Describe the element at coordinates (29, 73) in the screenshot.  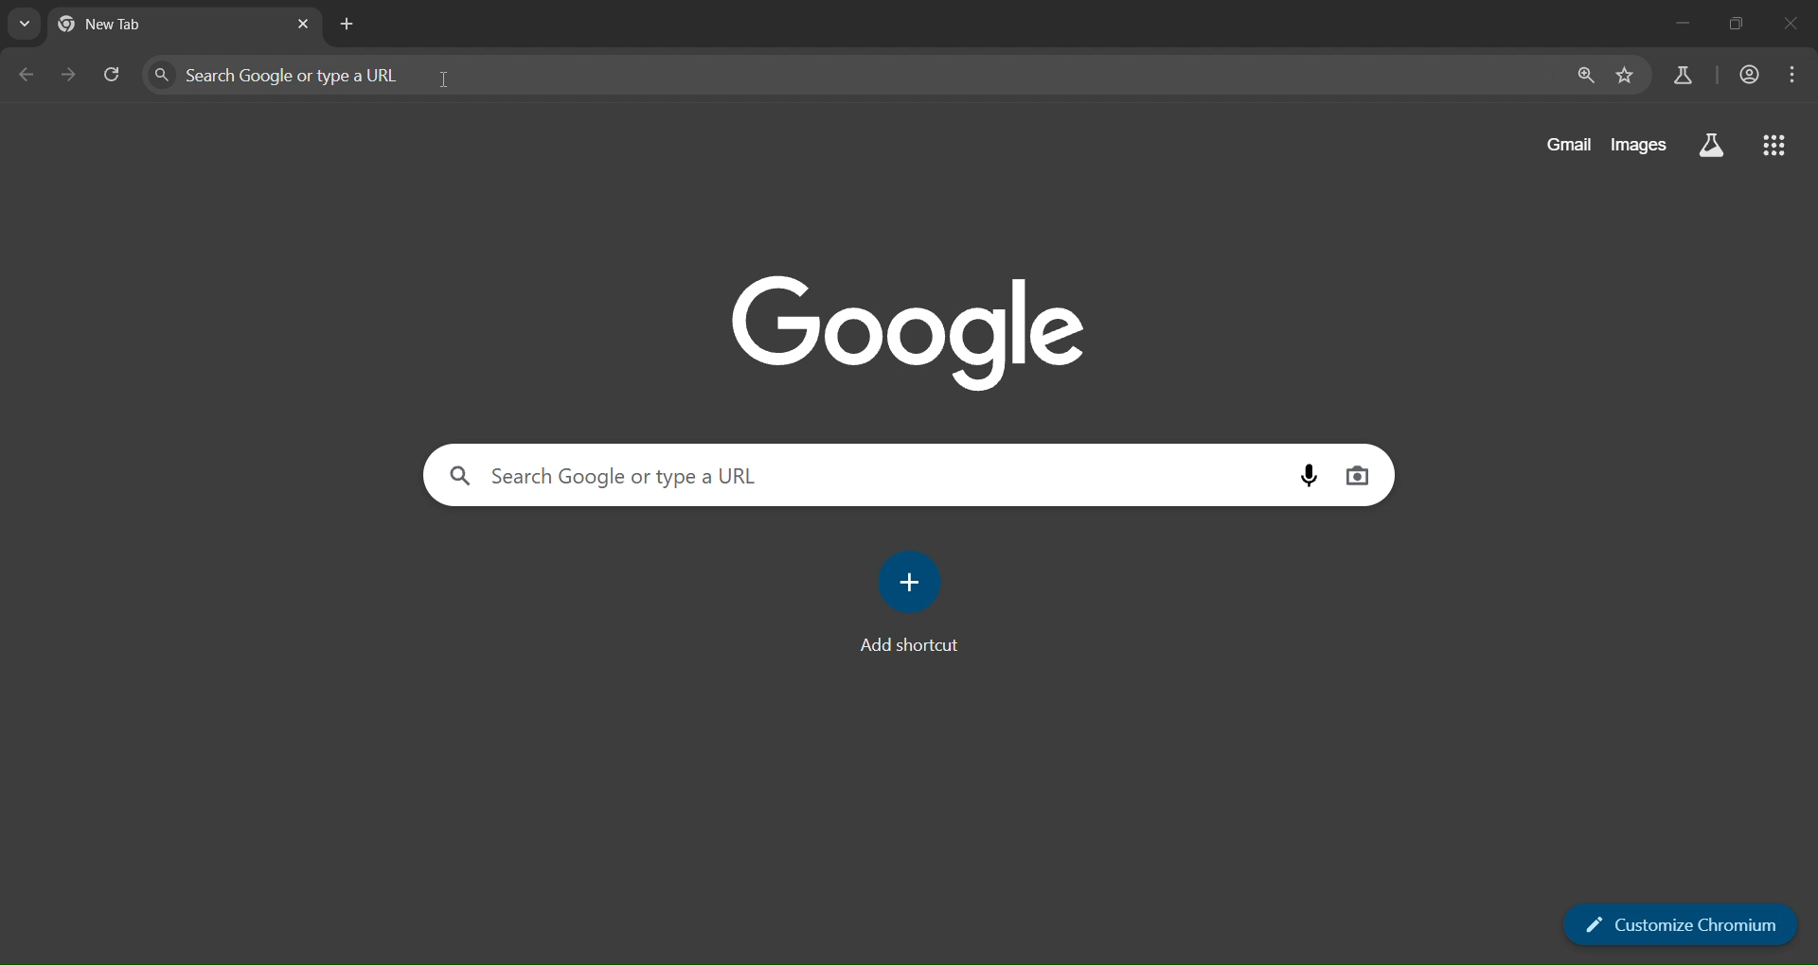
I see `go back one page` at that location.